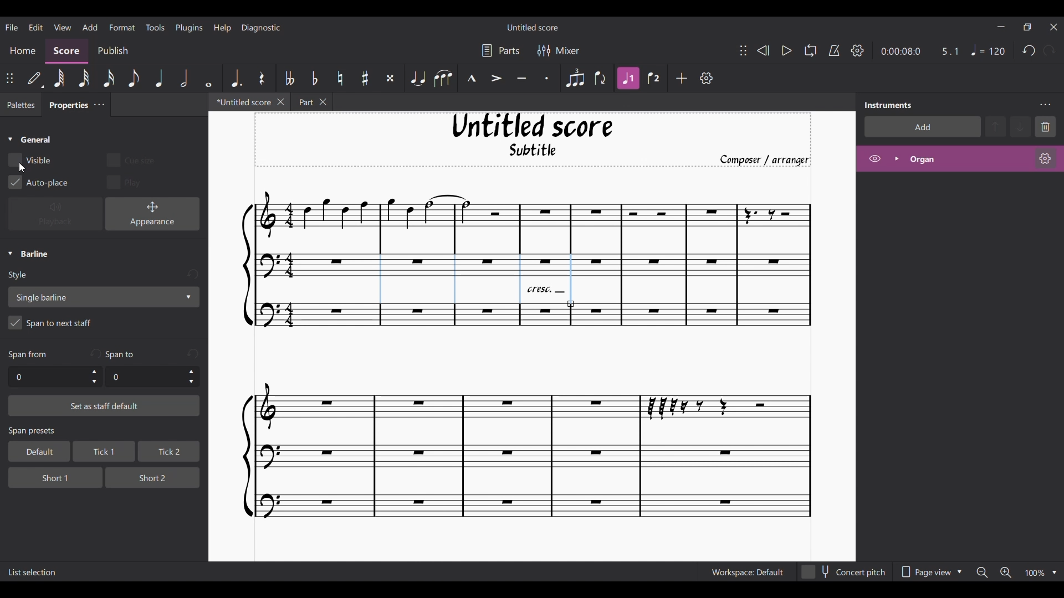  What do you see at coordinates (574, 78) in the screenshot?
I see `Tuplet` at bounding box center [574, 78].